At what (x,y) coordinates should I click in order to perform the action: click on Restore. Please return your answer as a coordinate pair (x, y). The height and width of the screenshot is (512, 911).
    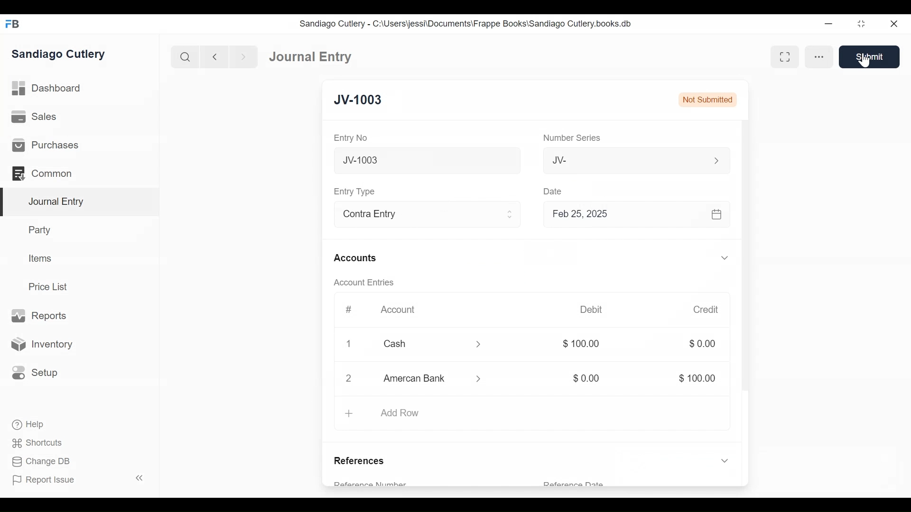
    Looking at the image, I should click on (861, 25).